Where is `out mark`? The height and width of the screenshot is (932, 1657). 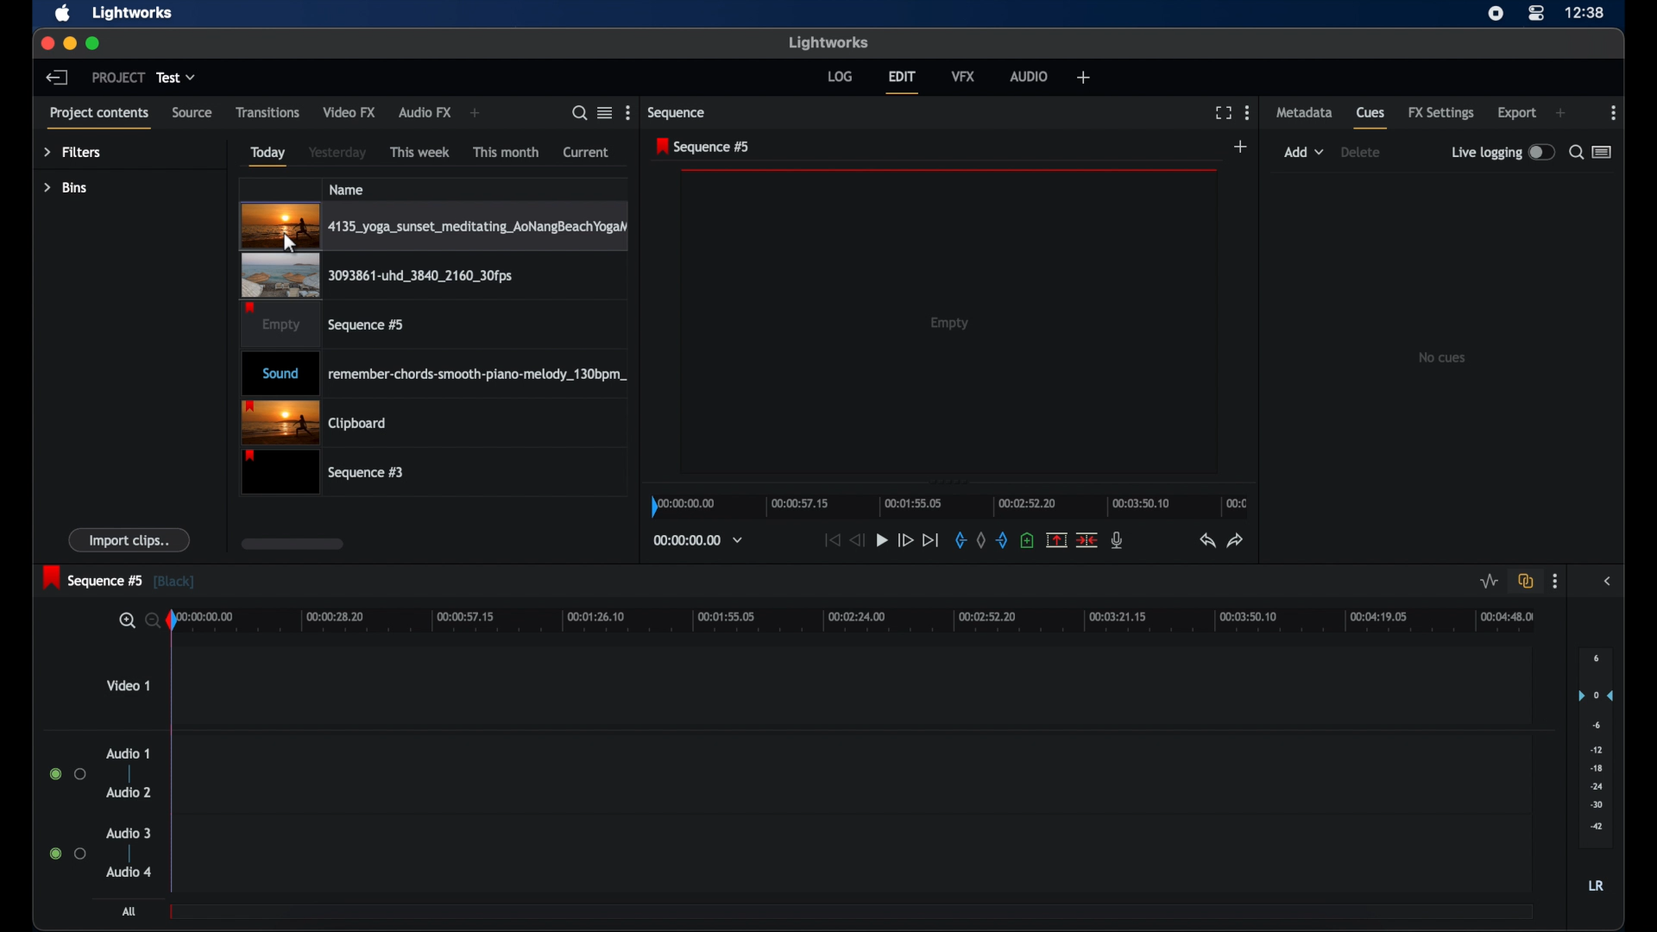 out mark is located at coordinates (1000, 539).